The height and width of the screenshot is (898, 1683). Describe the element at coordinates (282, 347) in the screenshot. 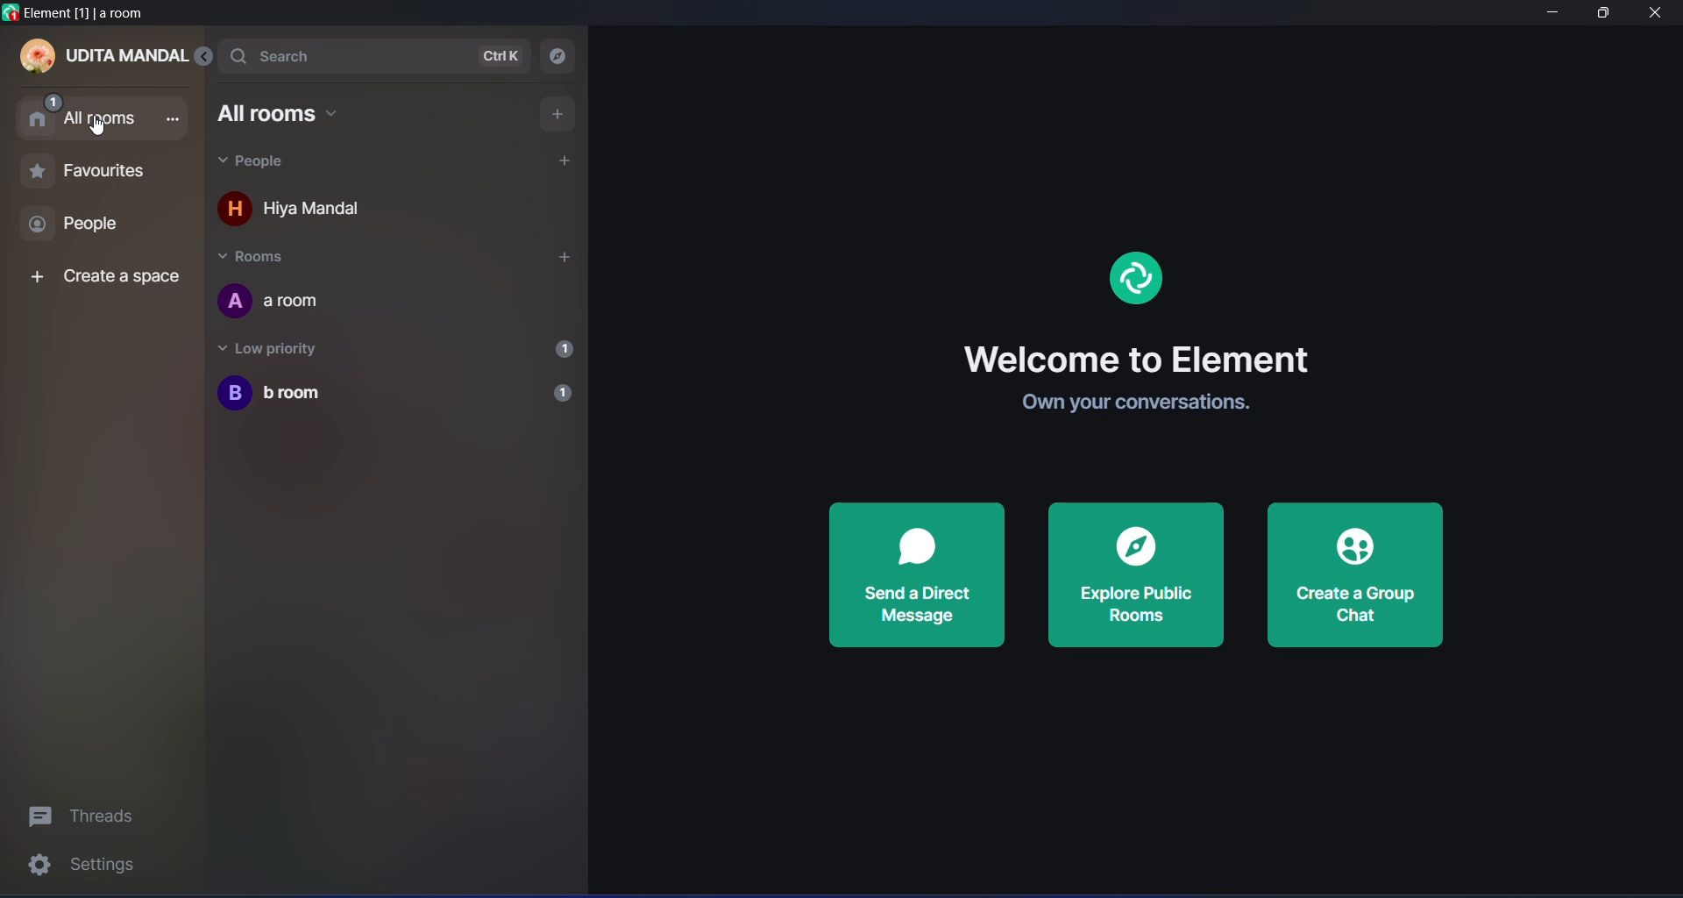

I see `~ Low priority` at that location.